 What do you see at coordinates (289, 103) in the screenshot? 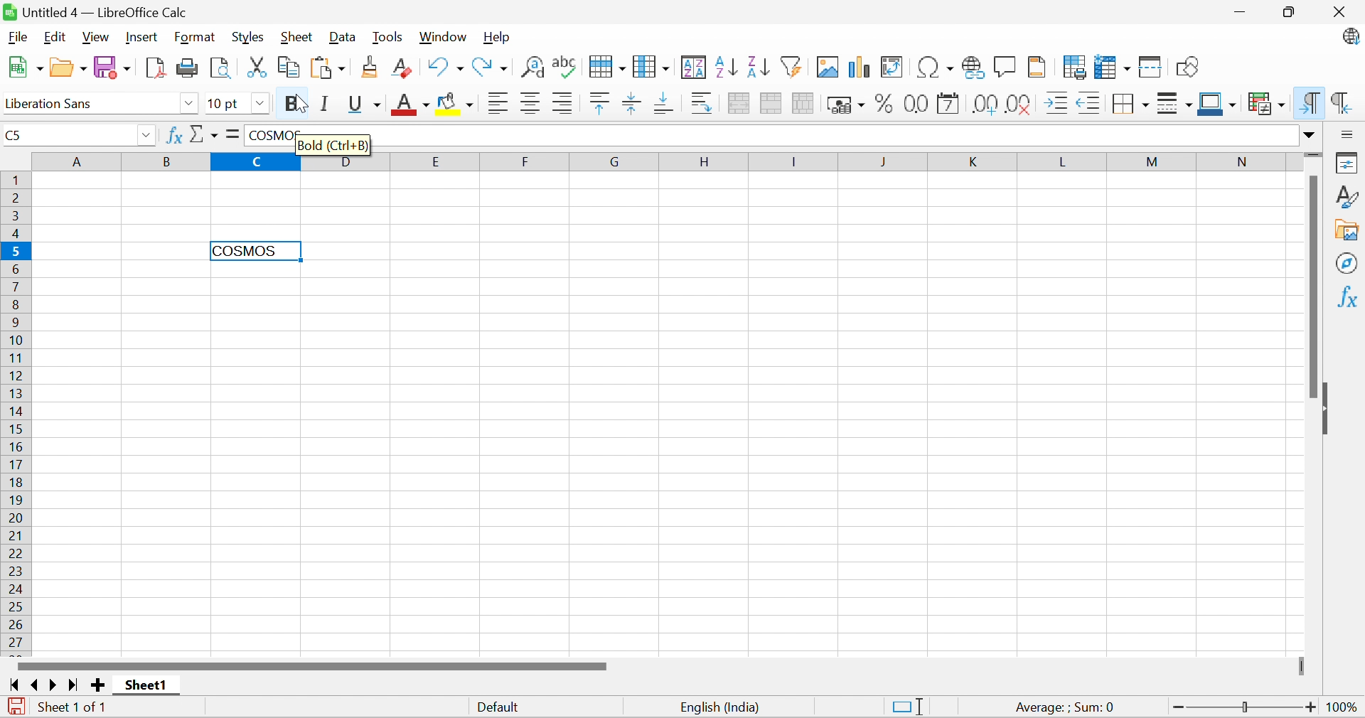
I see `Bold` at bounding box center [289, 103].